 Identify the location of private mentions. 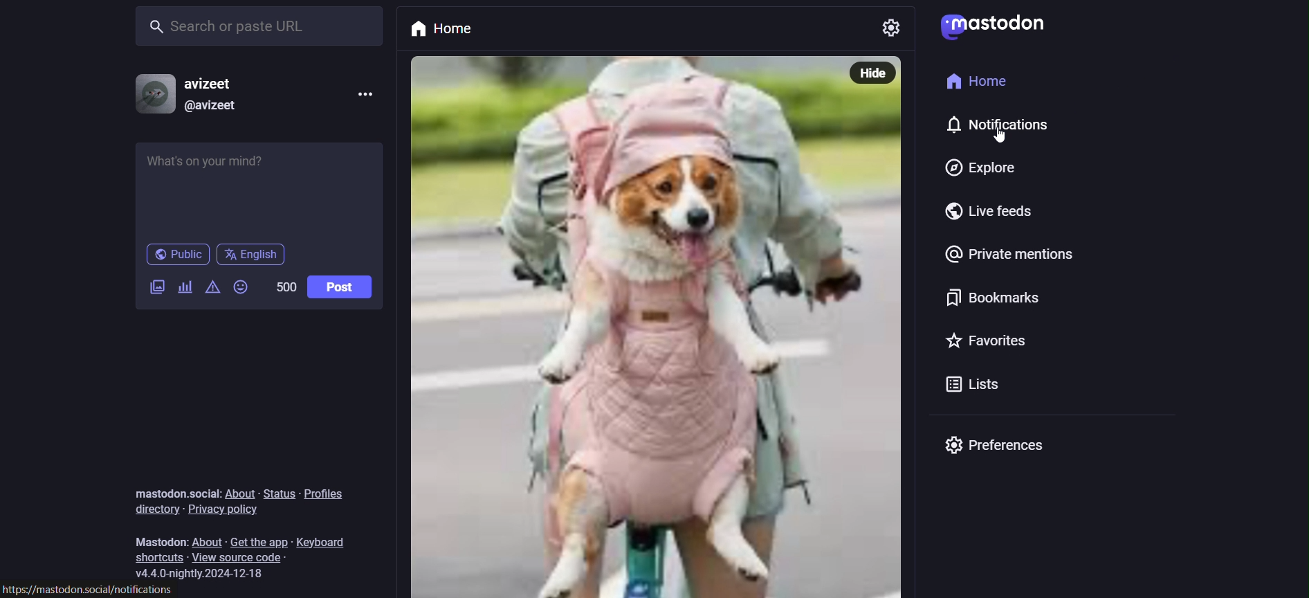
(1013, 257).